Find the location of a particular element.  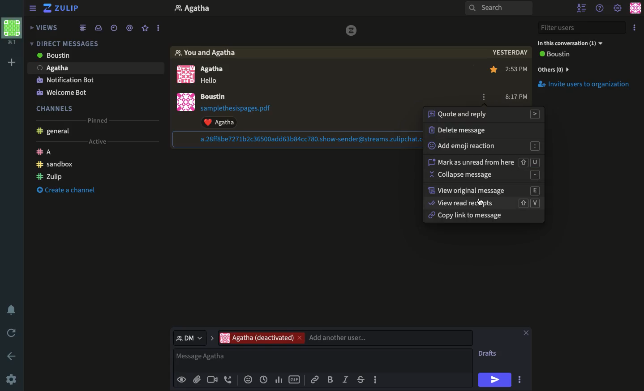

Italics is located at coordinates (345, 379).